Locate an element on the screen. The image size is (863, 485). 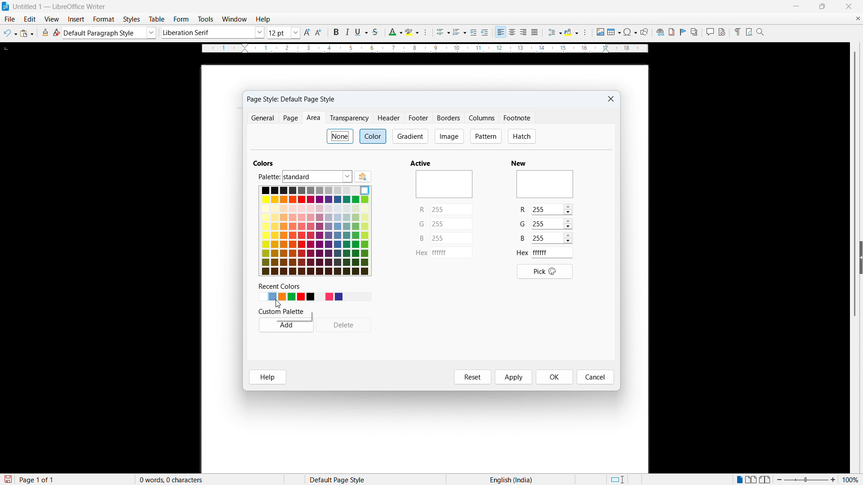
 Cursor  is located at coordinates (278, 304).